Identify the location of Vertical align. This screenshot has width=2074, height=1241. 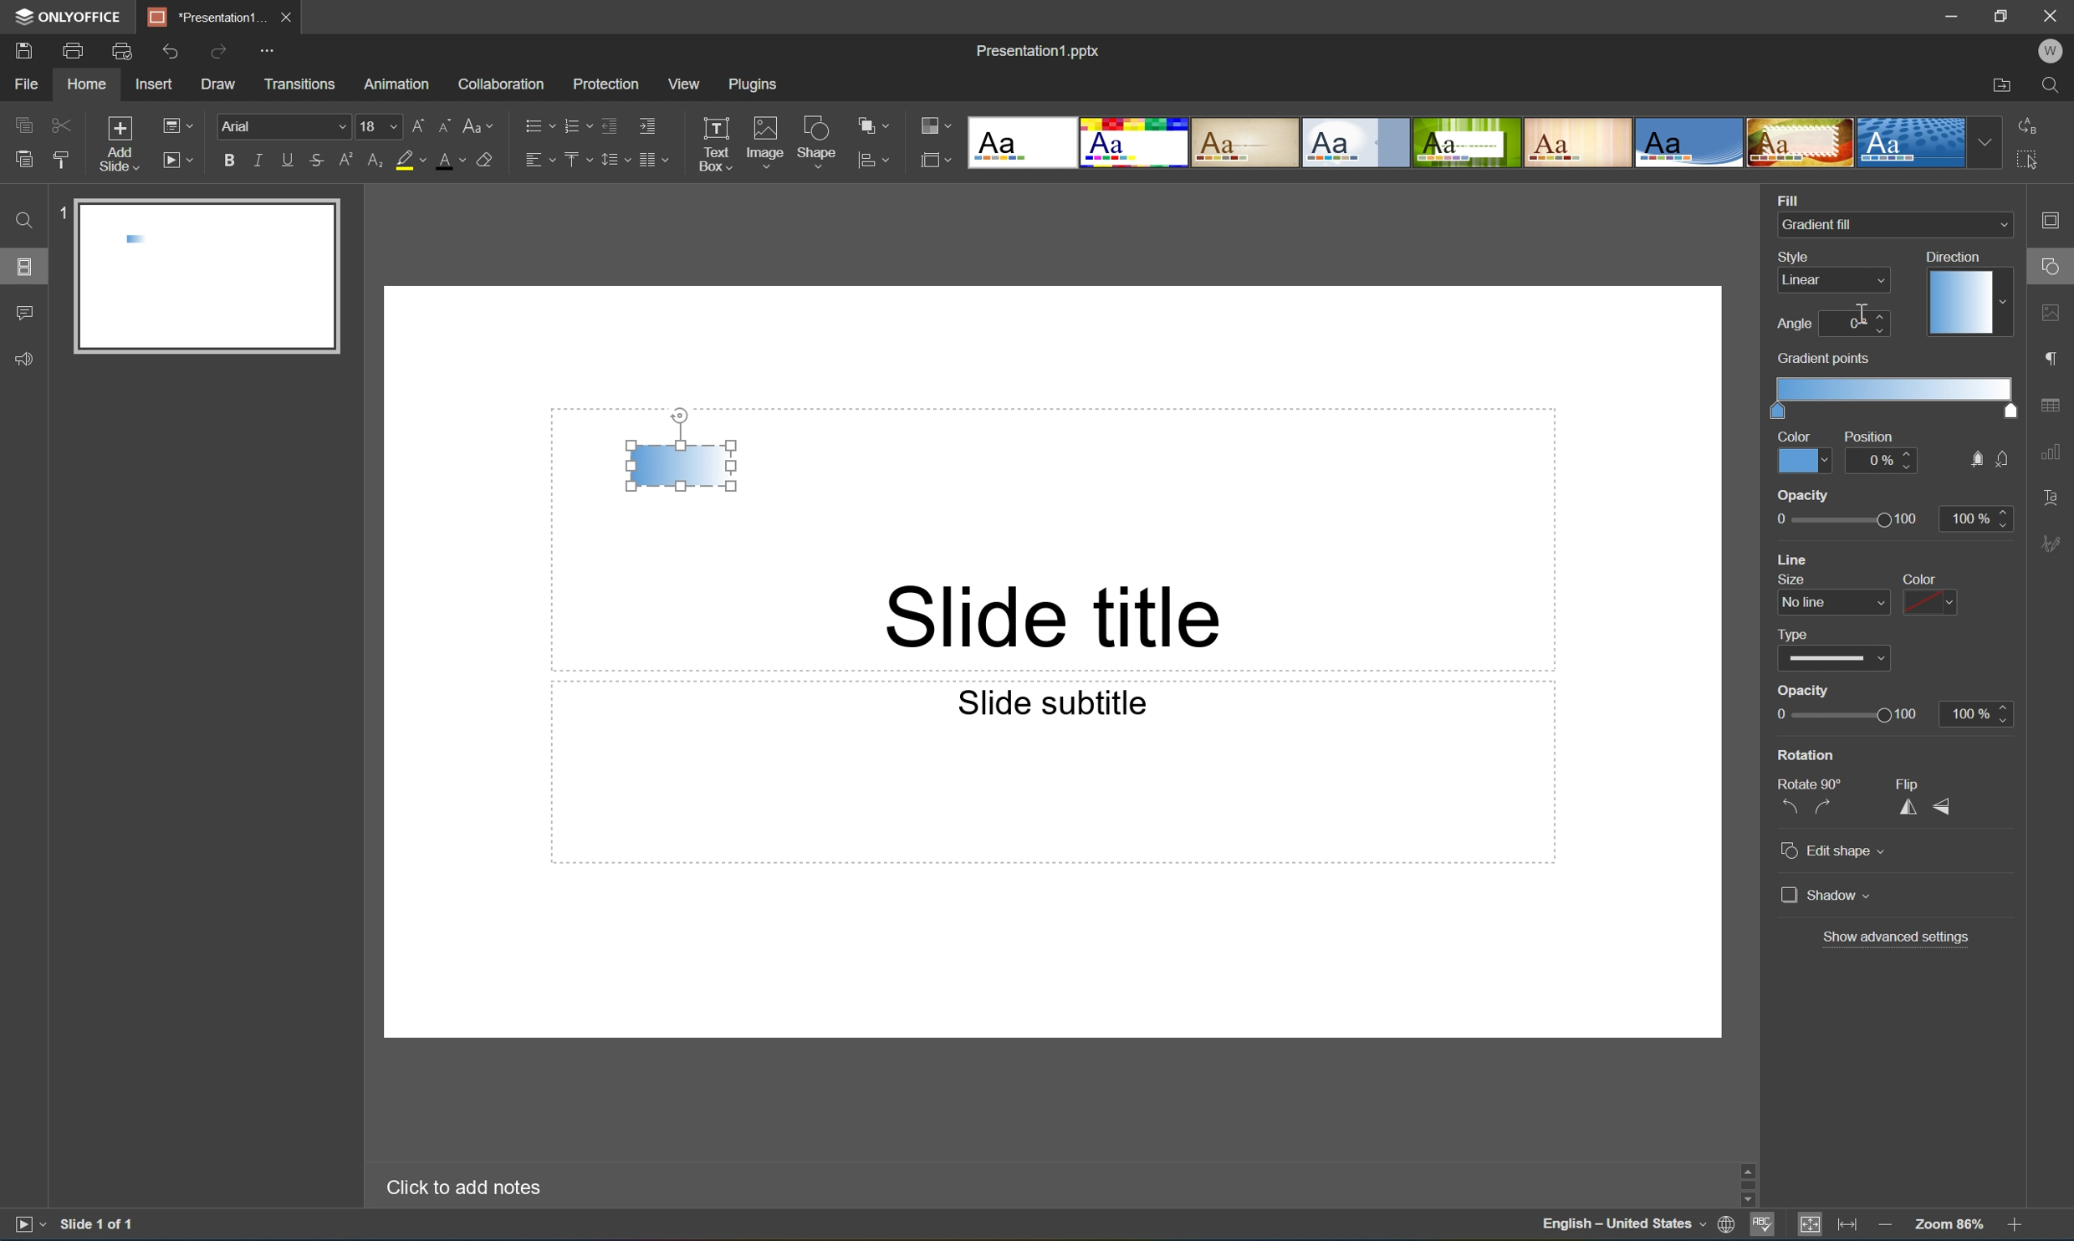
(575, 160).